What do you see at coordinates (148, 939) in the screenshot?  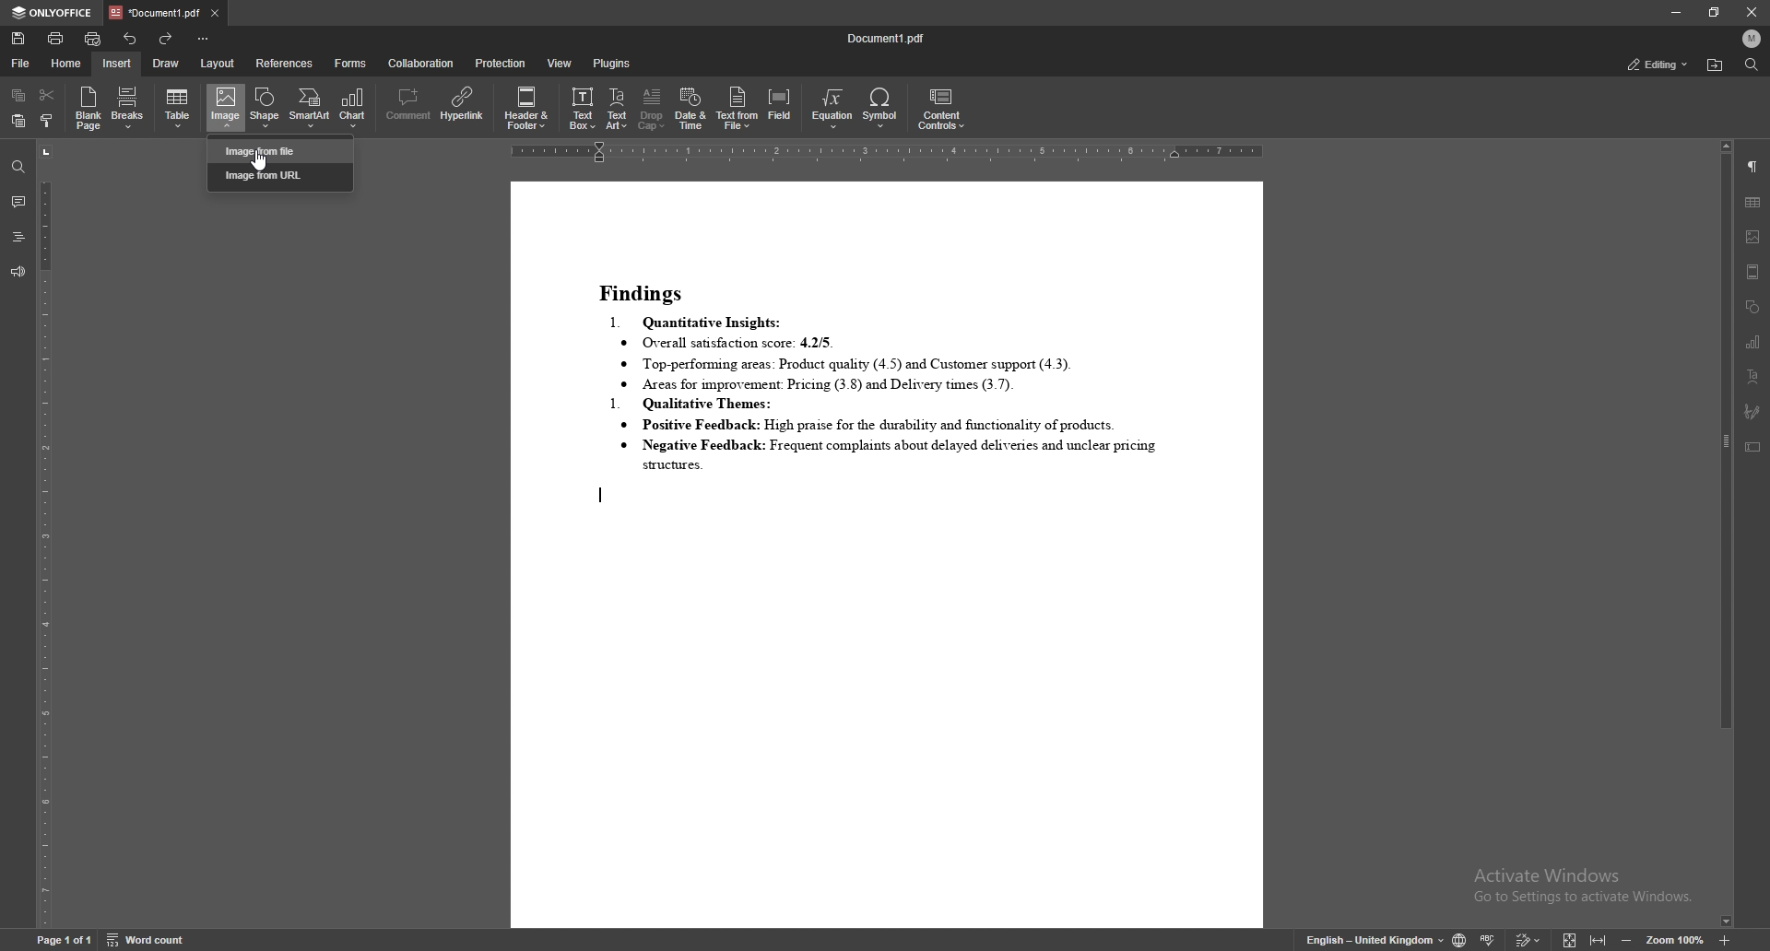 I see `word count` at bounding box center [148, 939].